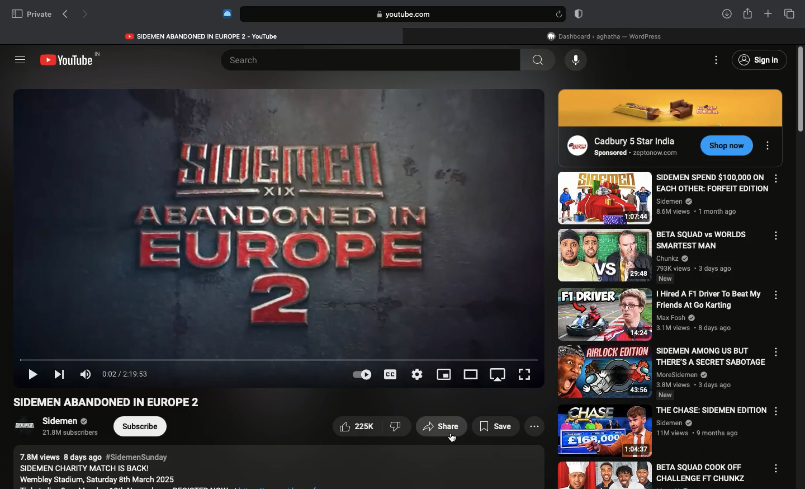 This screenshot has height=489, width=805. What do you see at coordinates (85, 374) in the screenshot?
I see `Volume` at bounding box center [85, 374].